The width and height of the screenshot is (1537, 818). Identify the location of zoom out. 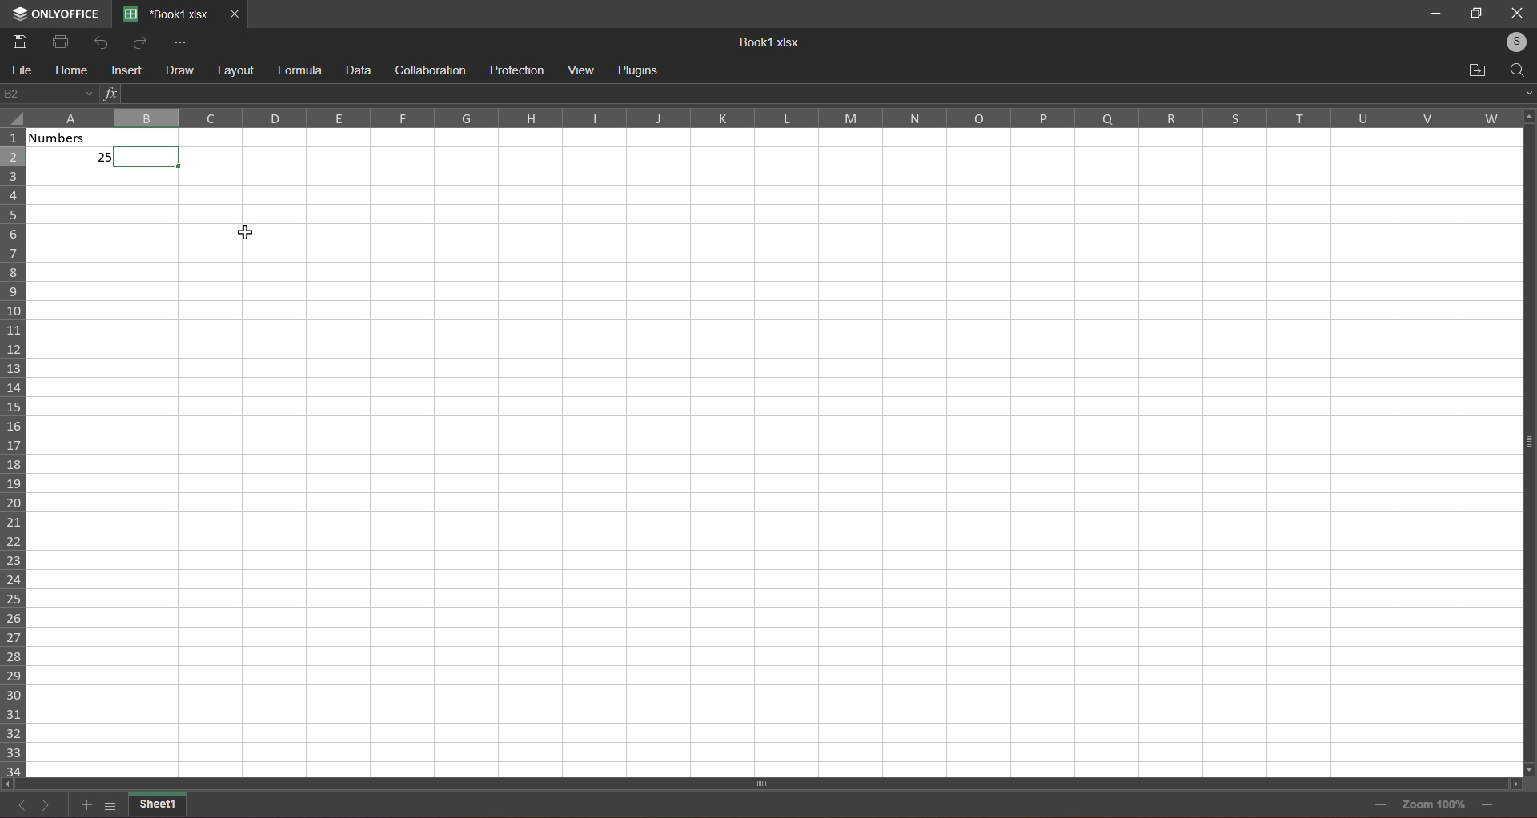
(1379, 804).